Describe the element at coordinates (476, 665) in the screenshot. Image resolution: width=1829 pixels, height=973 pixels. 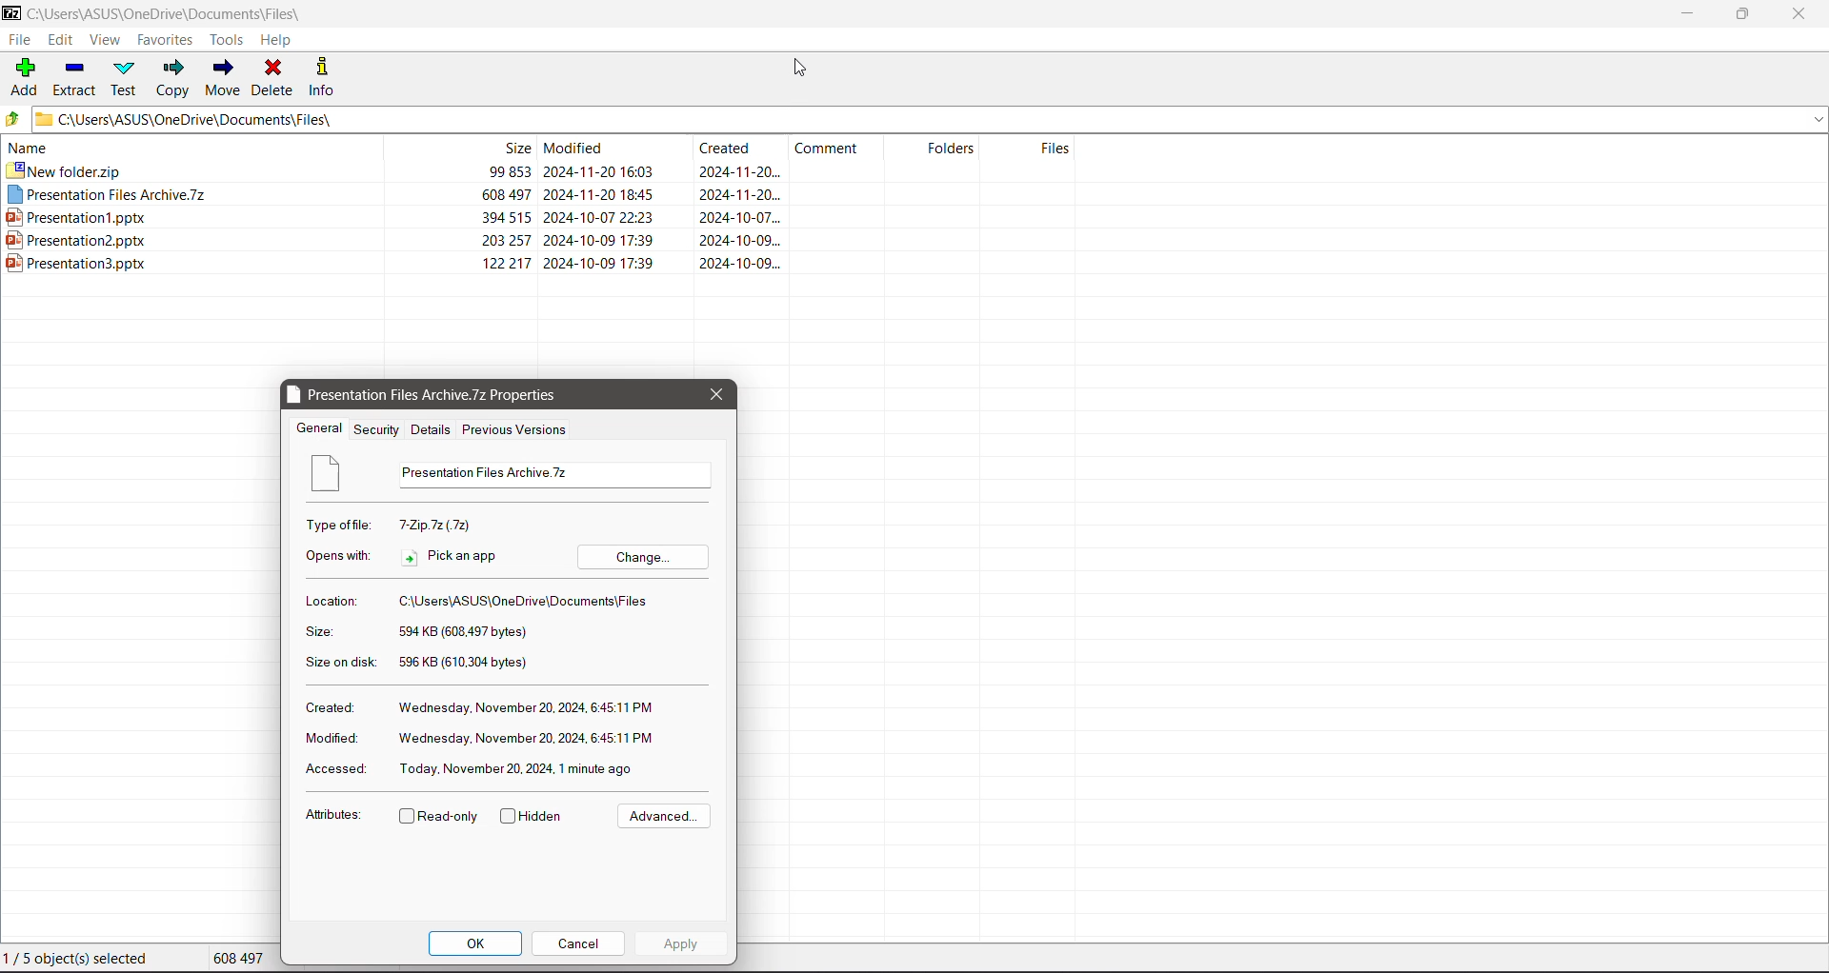
I see `File size on disk` at that location.